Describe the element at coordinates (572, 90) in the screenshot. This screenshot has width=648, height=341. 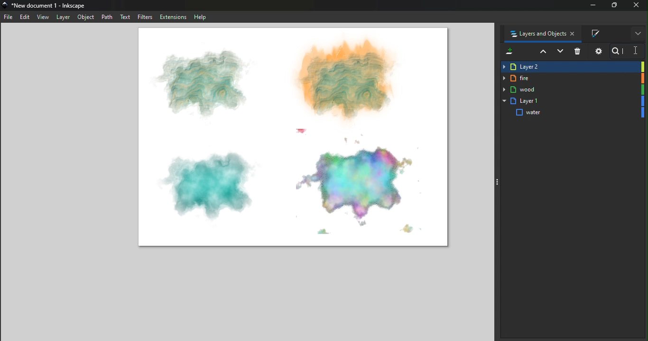
I see `wood Layer` at that location.